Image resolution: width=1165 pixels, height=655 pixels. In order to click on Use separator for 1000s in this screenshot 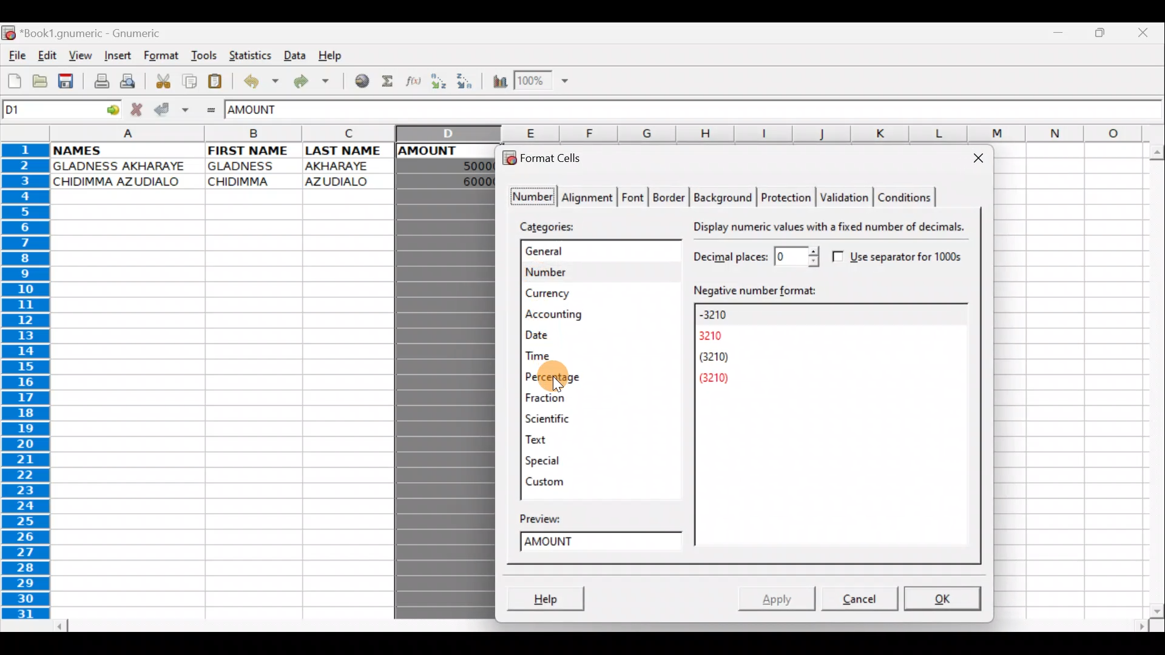, I will do `click(902, 257)`.